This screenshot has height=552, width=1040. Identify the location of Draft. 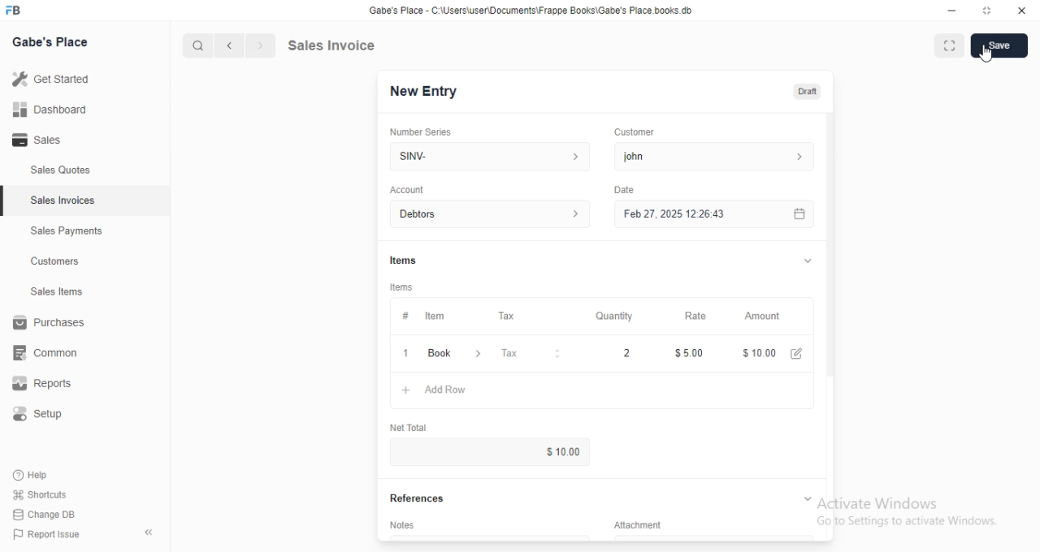
(808, 92).